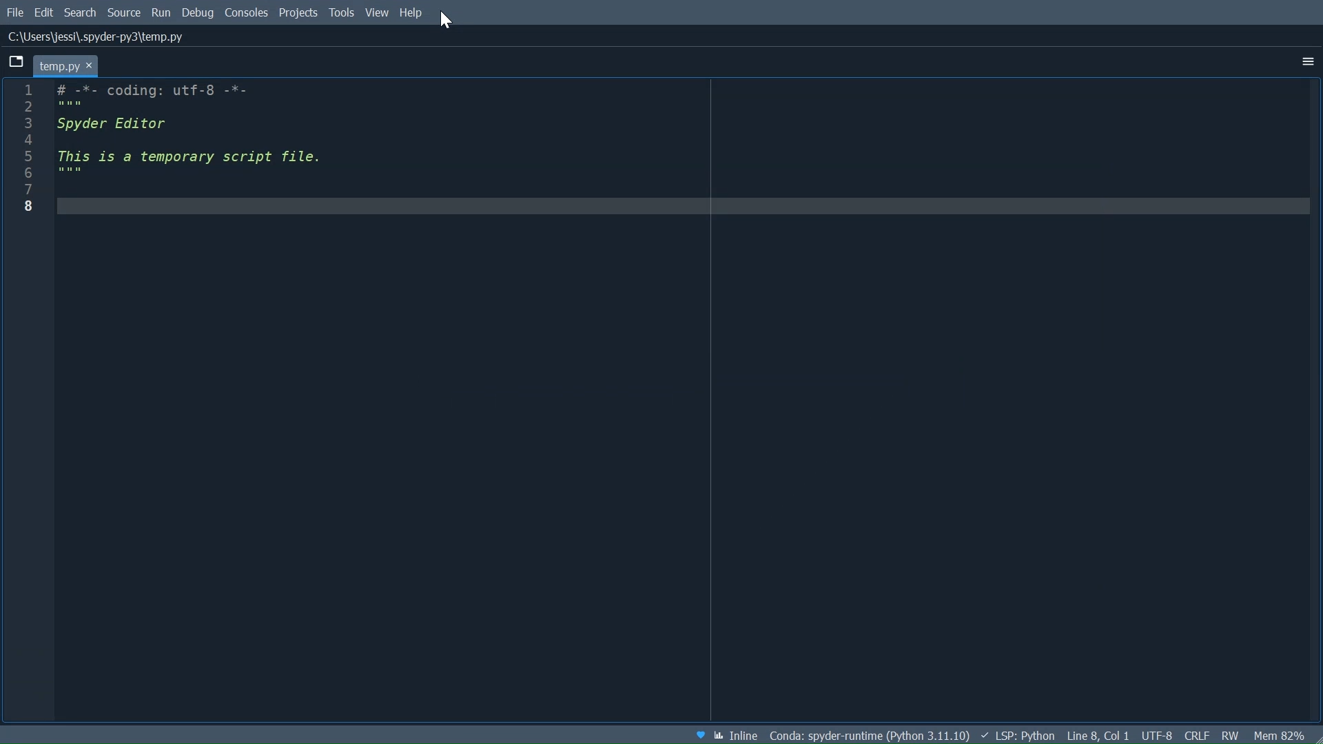  What do you see at coordinates (17, 64) in the screenshot?
I see `Browse tabs` at bounding box center [17, 64].